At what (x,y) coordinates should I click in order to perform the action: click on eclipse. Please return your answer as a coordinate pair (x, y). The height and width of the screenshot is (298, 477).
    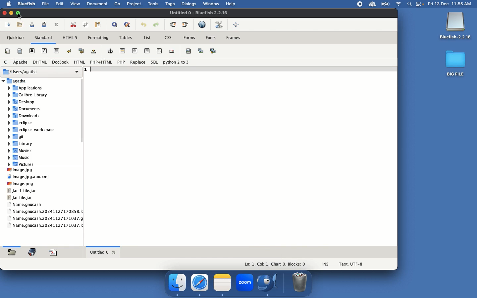
    Looking at the image, I should click on (24, 123).